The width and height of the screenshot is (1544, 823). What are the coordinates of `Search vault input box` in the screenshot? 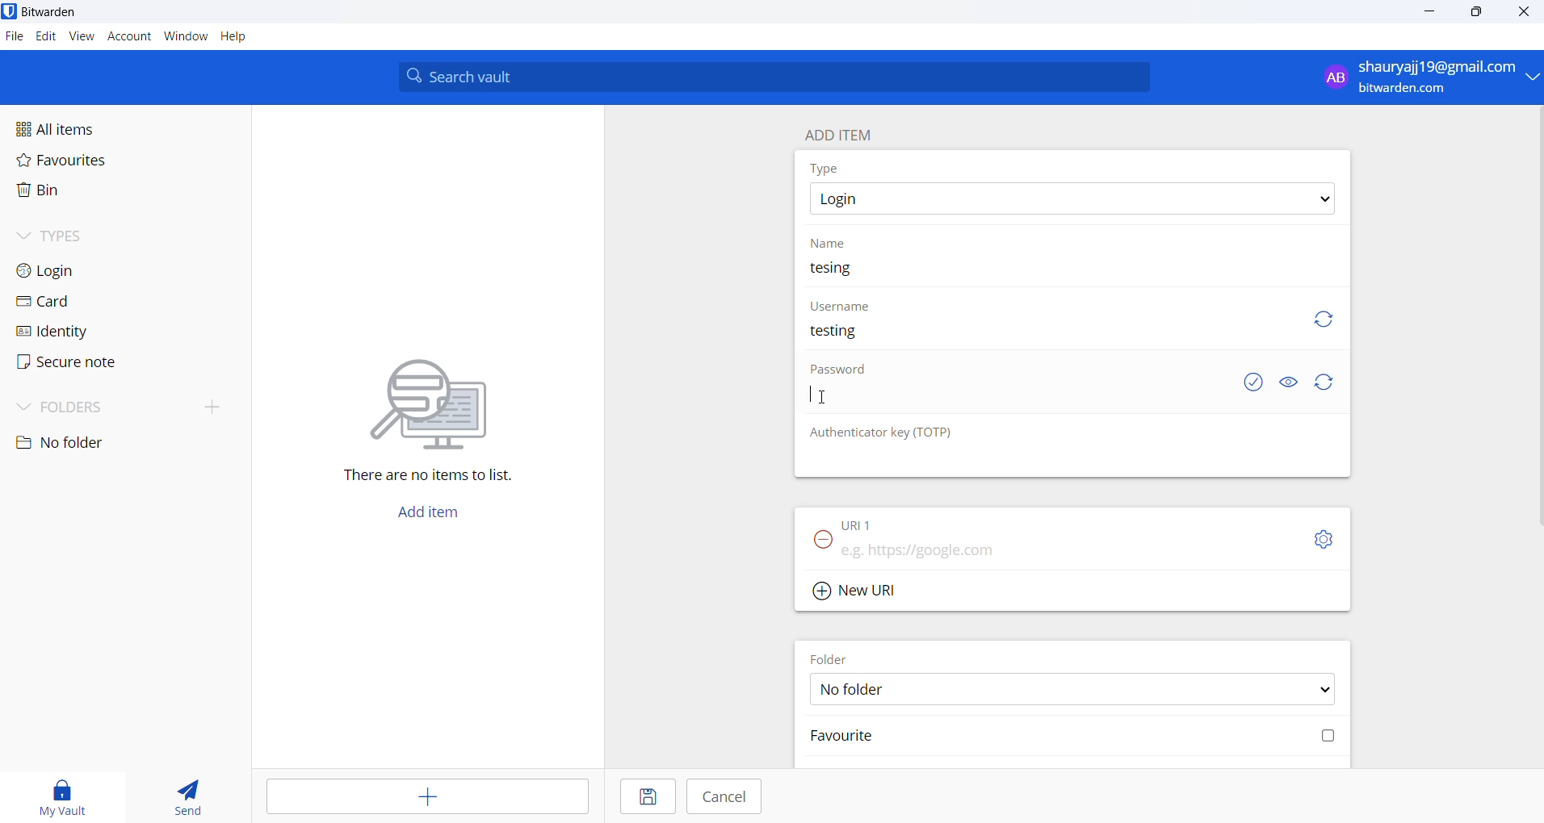 It's located at (769, 77).